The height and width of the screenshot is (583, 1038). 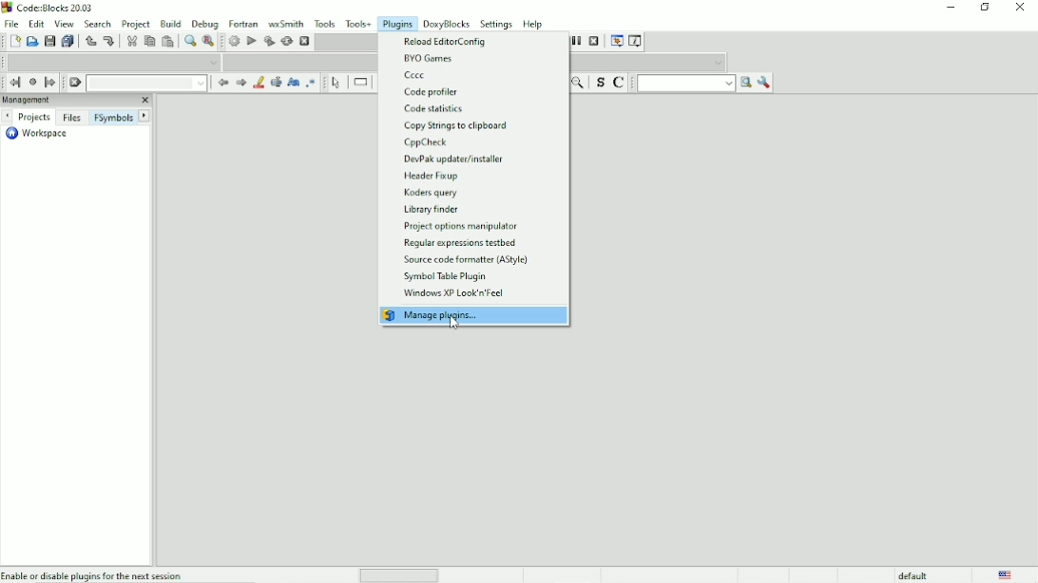 What do you see at coordinates (453, 160) in the screenshot?
I see `DevPak update/installer` at bounding box center [453, 160].